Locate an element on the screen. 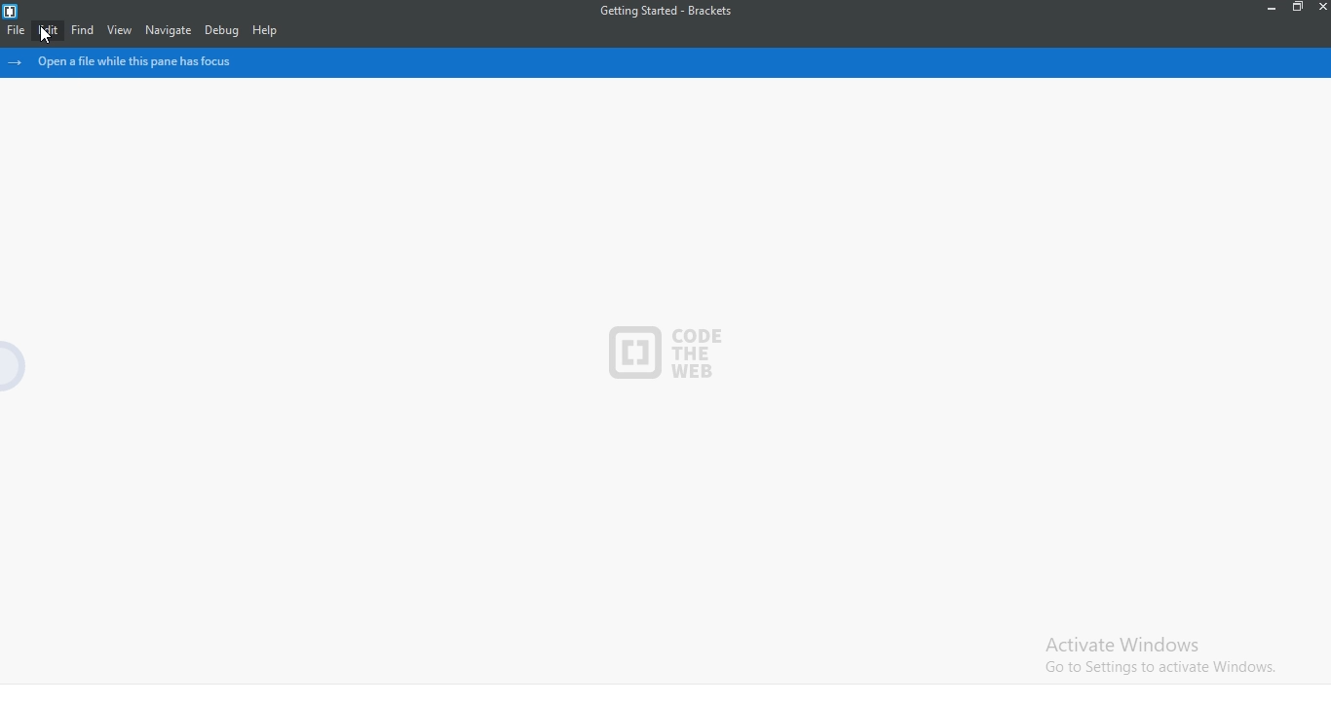 This screenshot has height=705, width=1331. file pane is located at coordinates (665, 63).